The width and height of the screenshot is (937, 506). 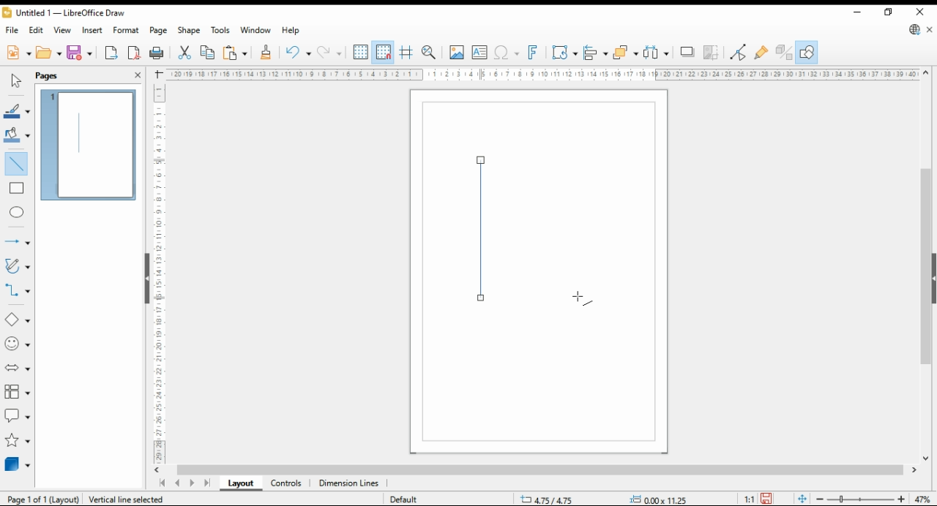 I want to click on zoom factor, so click(x=924, y=499).